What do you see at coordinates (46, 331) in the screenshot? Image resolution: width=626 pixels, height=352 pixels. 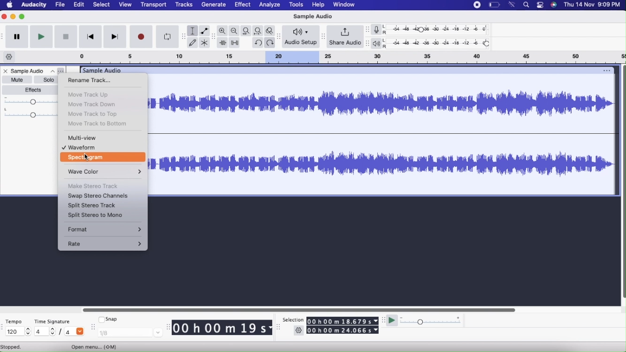 I see `4` at bounding box center [46, 331].